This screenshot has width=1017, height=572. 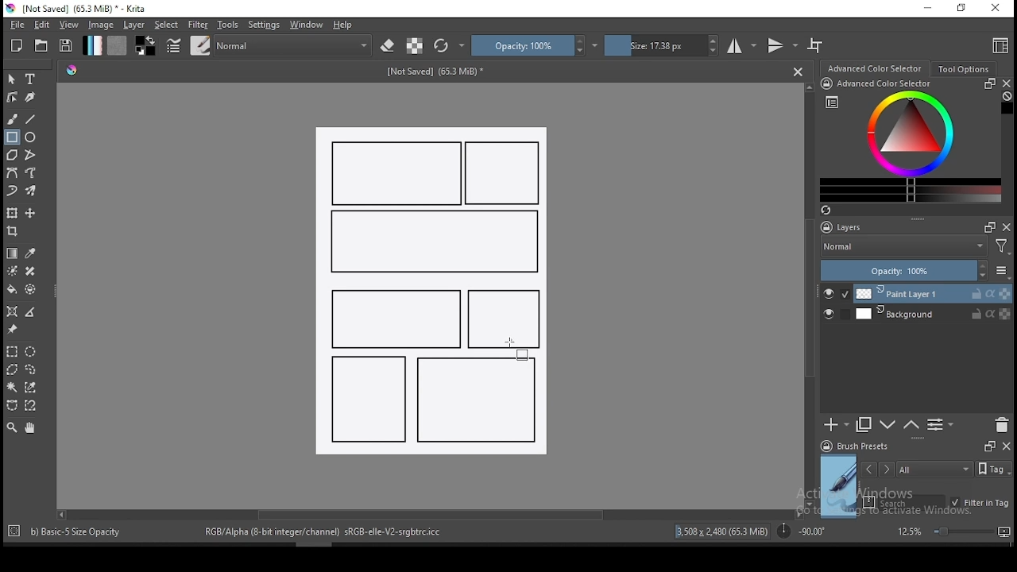 What do you see at coordinates (41, 45) in the screenshot?
I see `open` at bounding box center [41, 45].